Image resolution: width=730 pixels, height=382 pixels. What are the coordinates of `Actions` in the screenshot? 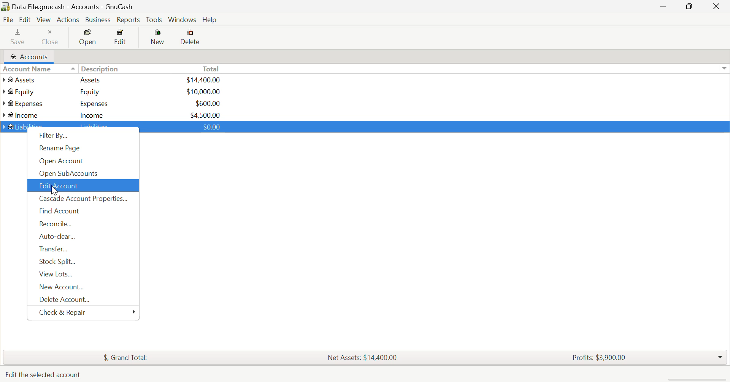 It's located at (67, 20).